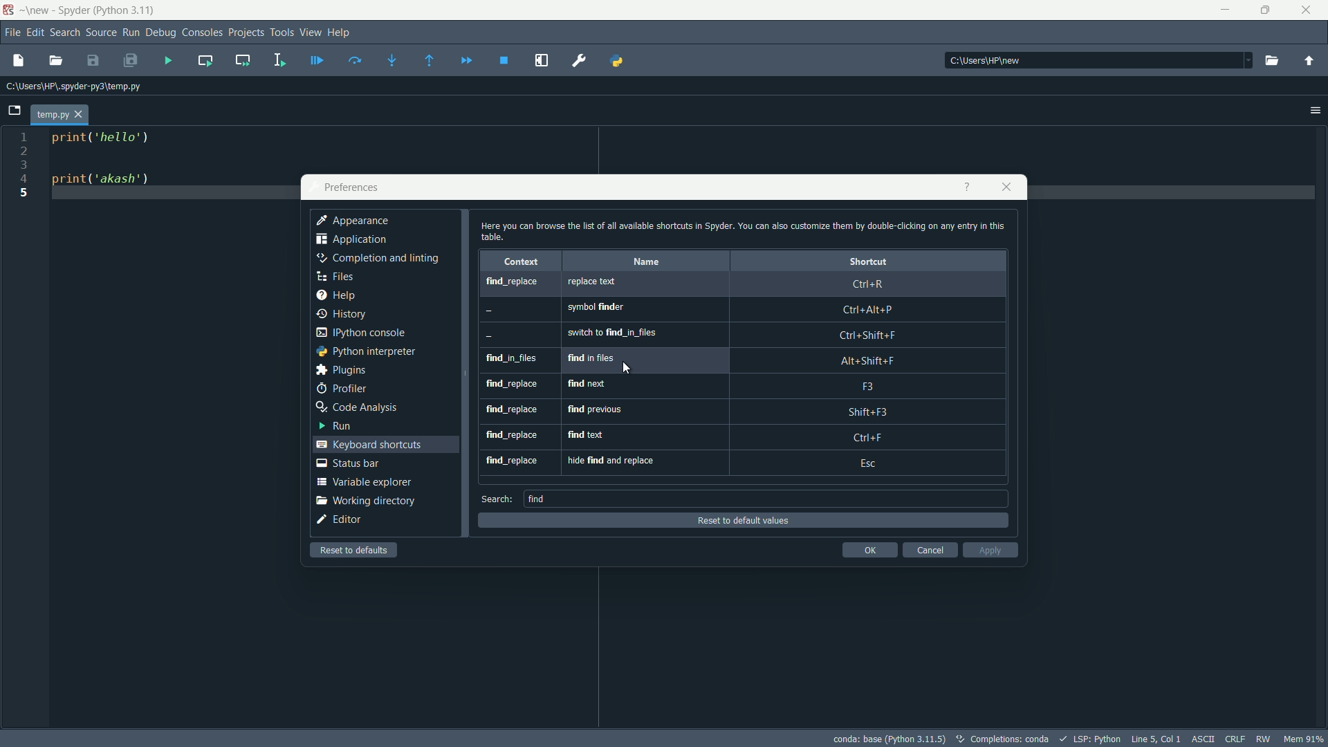  Describe the element at coordinates (344, 30) in the screenshot. I see `help menu ` at that location.